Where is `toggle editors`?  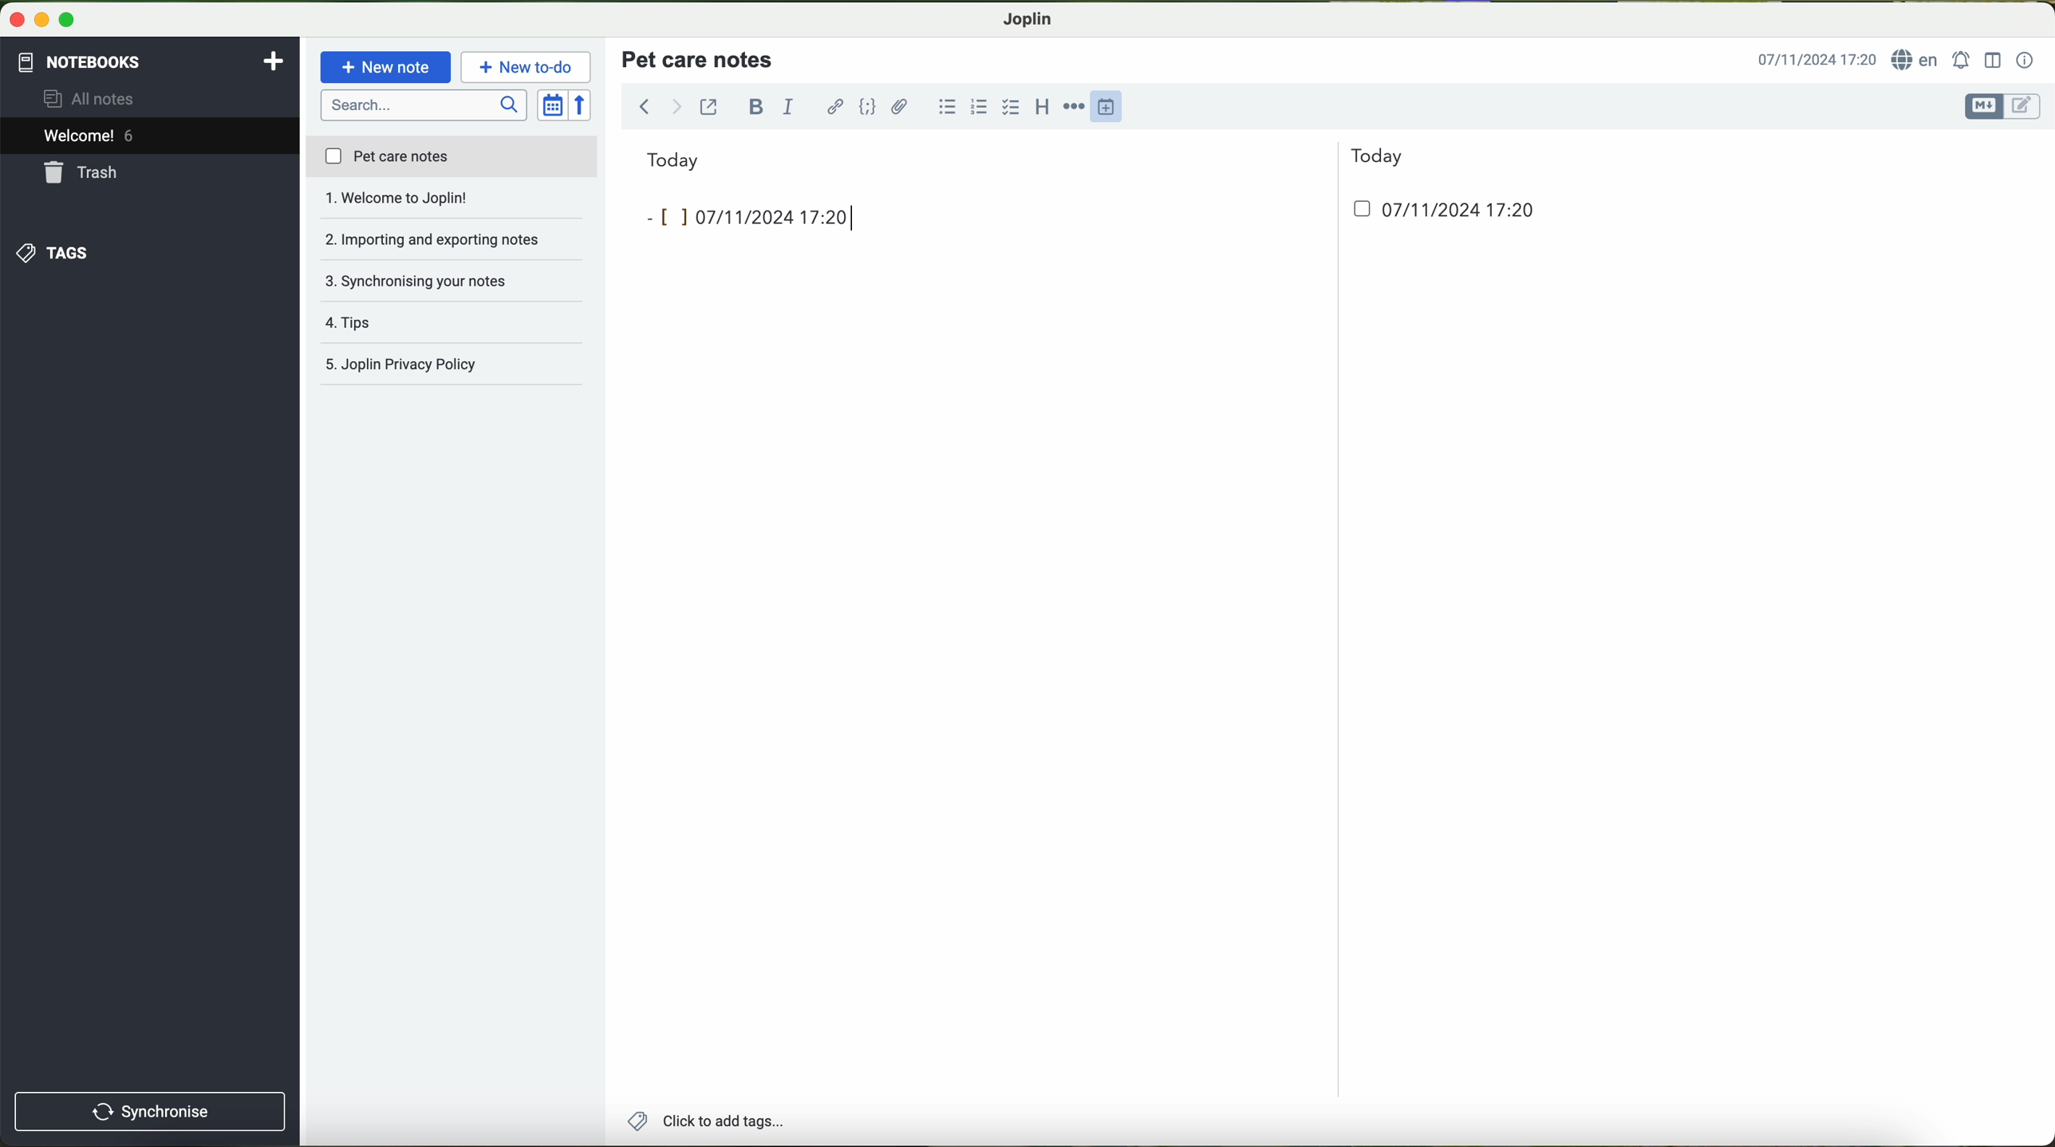 toggle editors is located at coordinates (2001, 107).